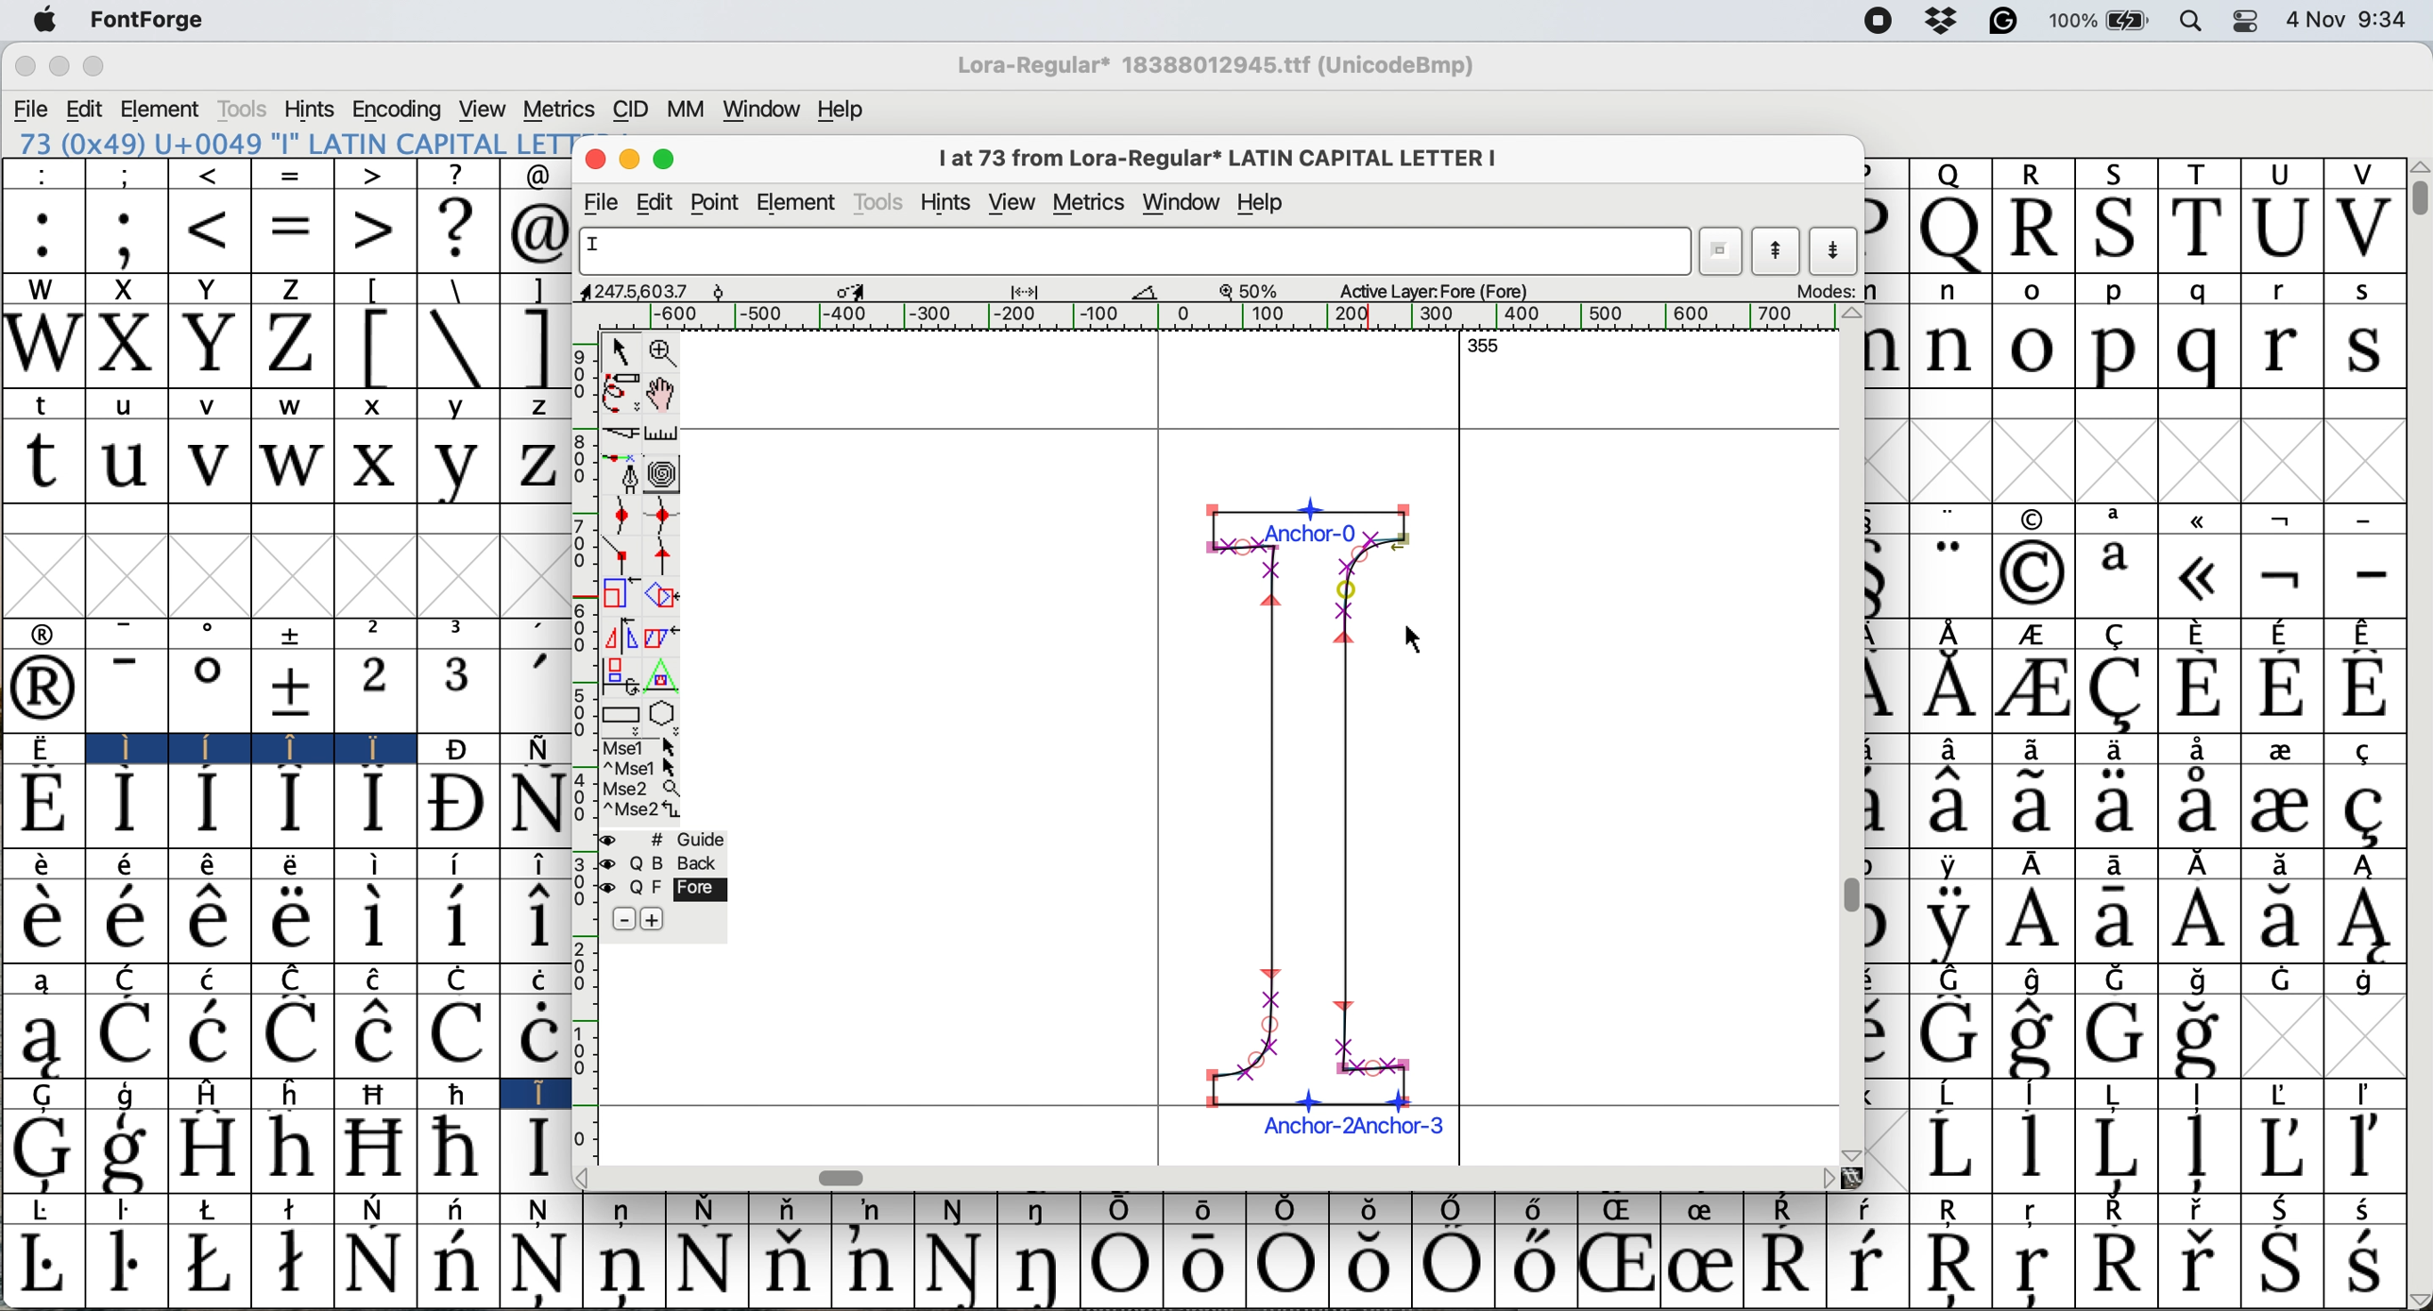 This screenshot has width=2433, height=1311. Describe the element at coordinates (291, 690) in the screenshot. I see `Symbol` at that location.